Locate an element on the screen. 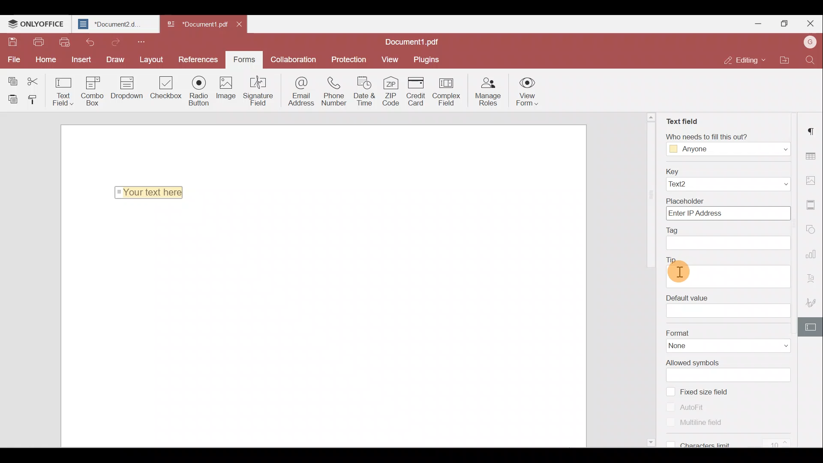 The height and width of the screenshot is (463, 823). File is located at coordinates (13, 59).